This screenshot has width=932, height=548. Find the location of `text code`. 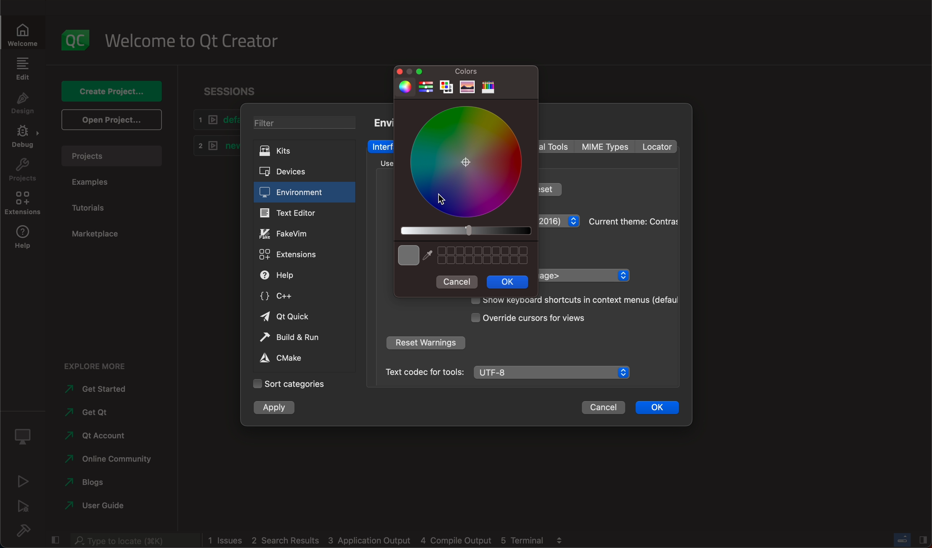

text code is located at coordinates (424, 372).